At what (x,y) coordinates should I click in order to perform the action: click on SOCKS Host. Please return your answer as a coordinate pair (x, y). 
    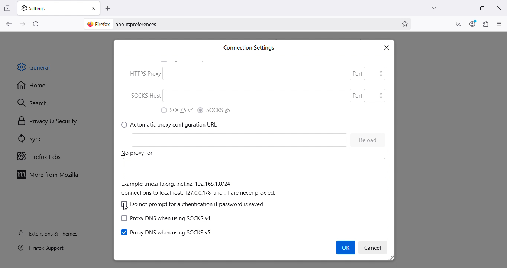
    Looking at the image, I should click on (232, 182).